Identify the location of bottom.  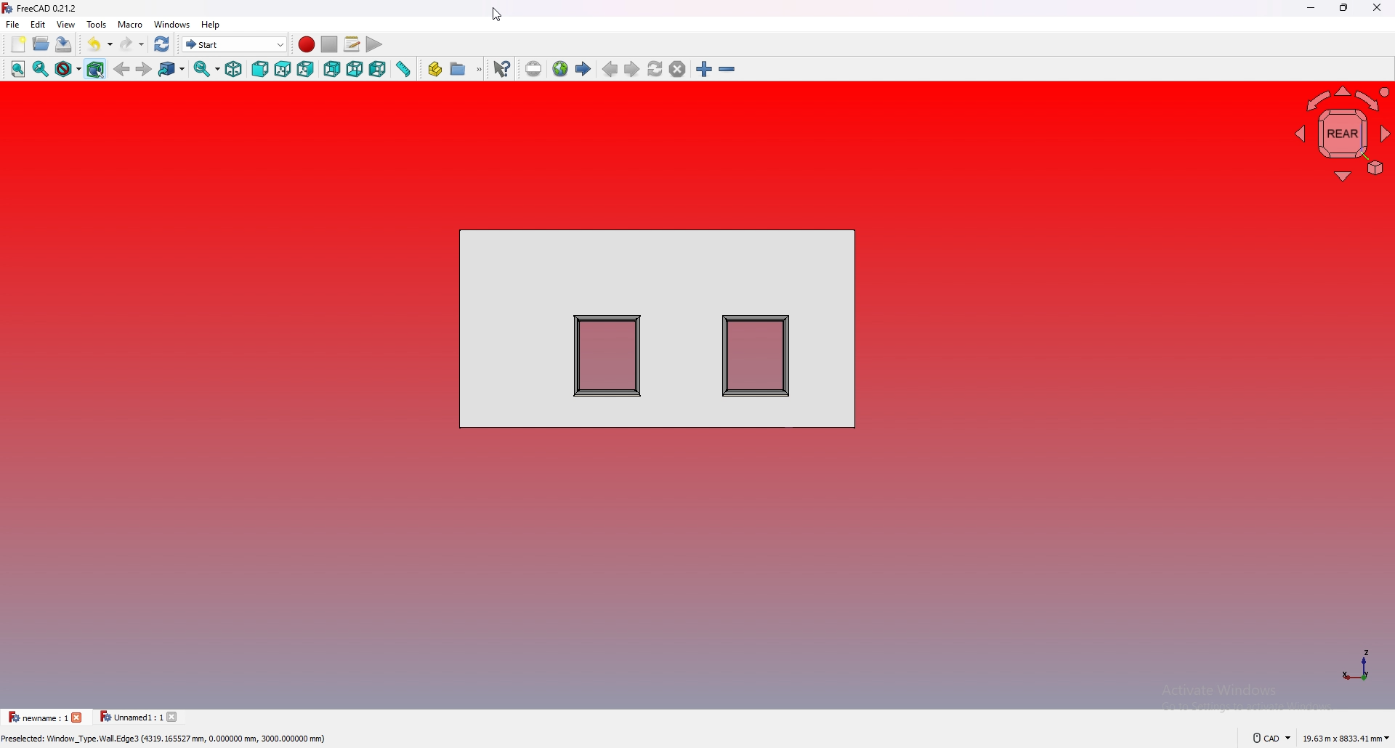
(355, 69).